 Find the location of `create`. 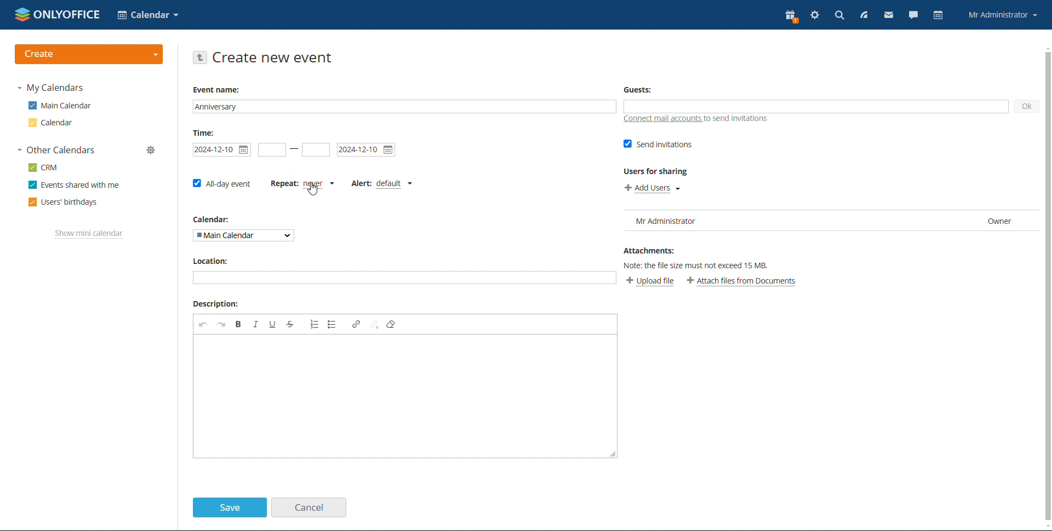

create is located at coordinates (92, 53).